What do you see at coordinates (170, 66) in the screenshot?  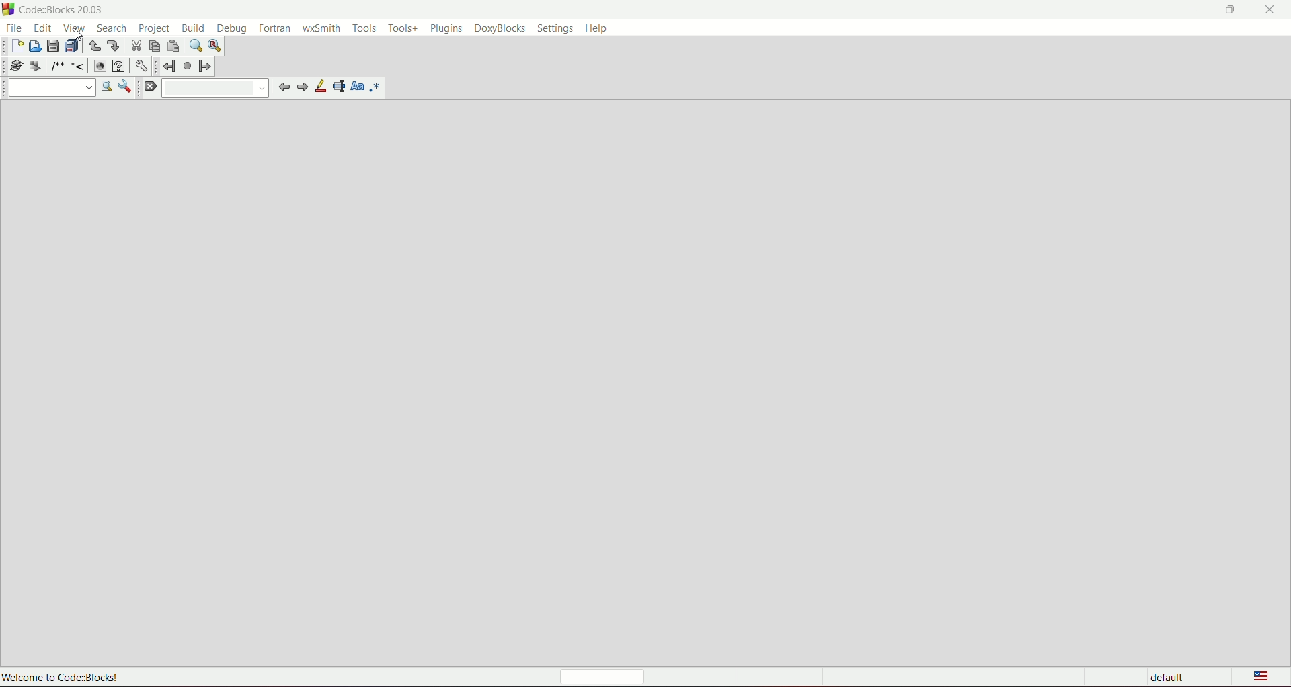 I see `jump back` at bounding box center [170, 66].